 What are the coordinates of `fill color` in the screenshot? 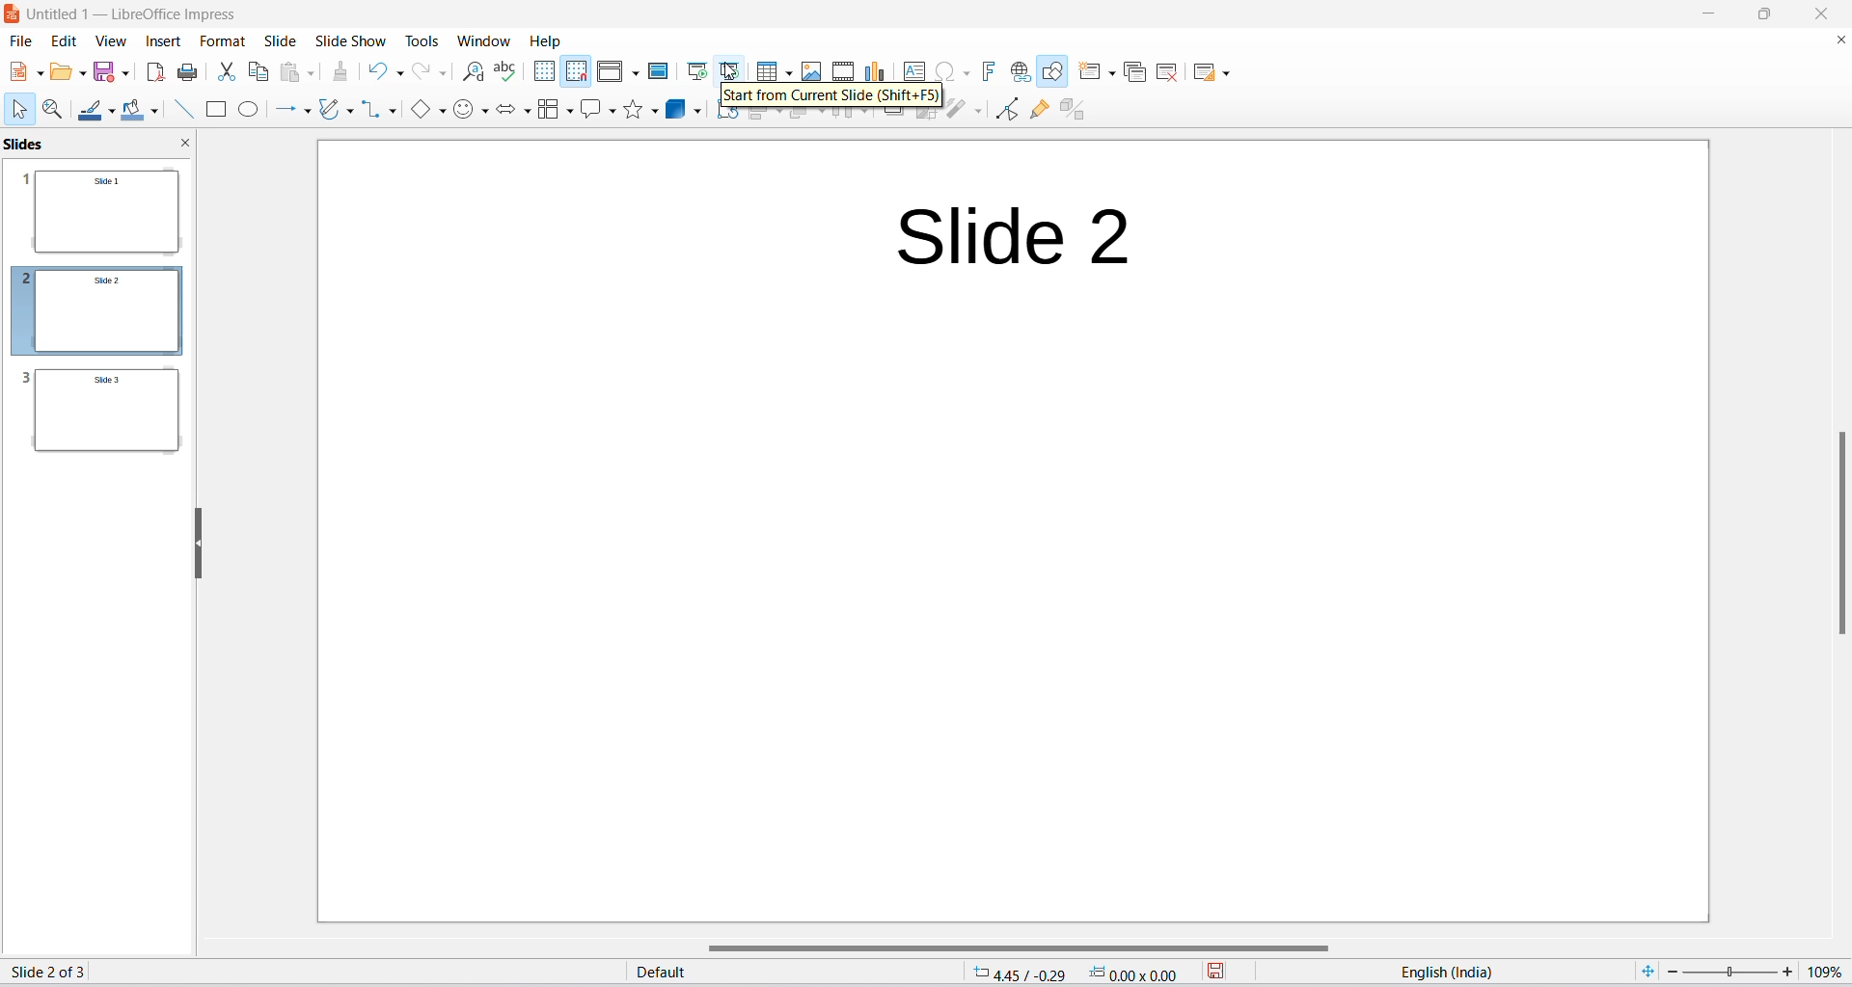 It's located at (131, 112).